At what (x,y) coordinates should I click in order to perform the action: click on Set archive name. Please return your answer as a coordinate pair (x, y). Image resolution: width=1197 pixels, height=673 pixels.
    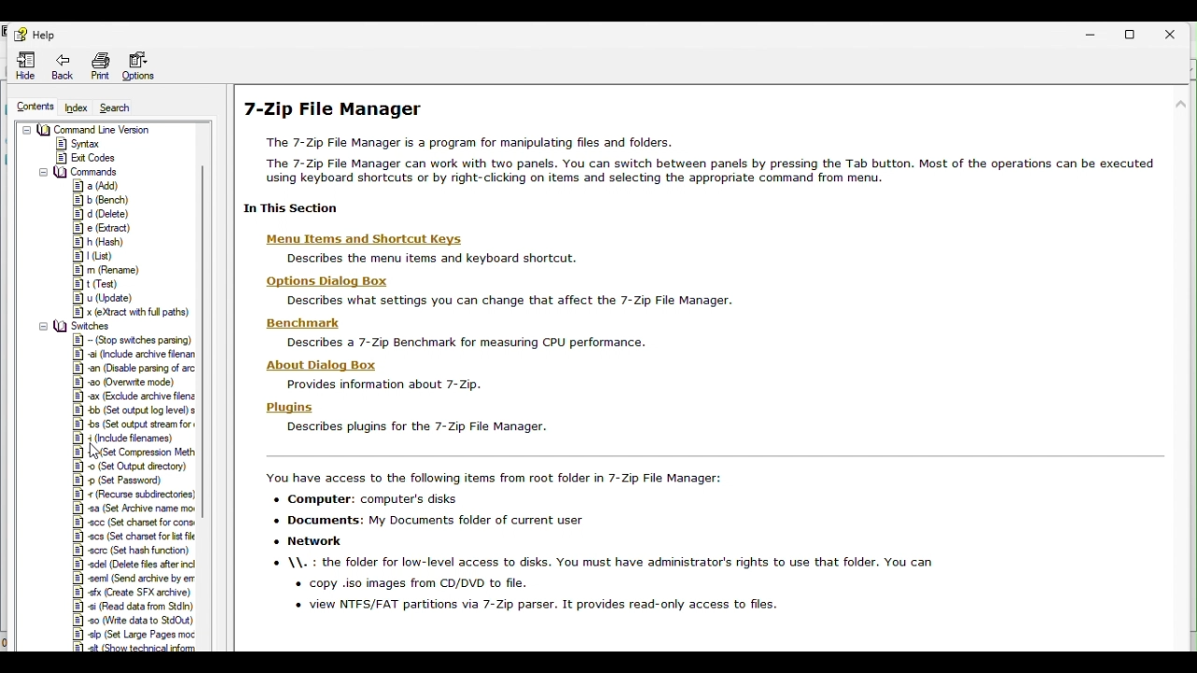
    Looking at the image, I should click on (138, 509).